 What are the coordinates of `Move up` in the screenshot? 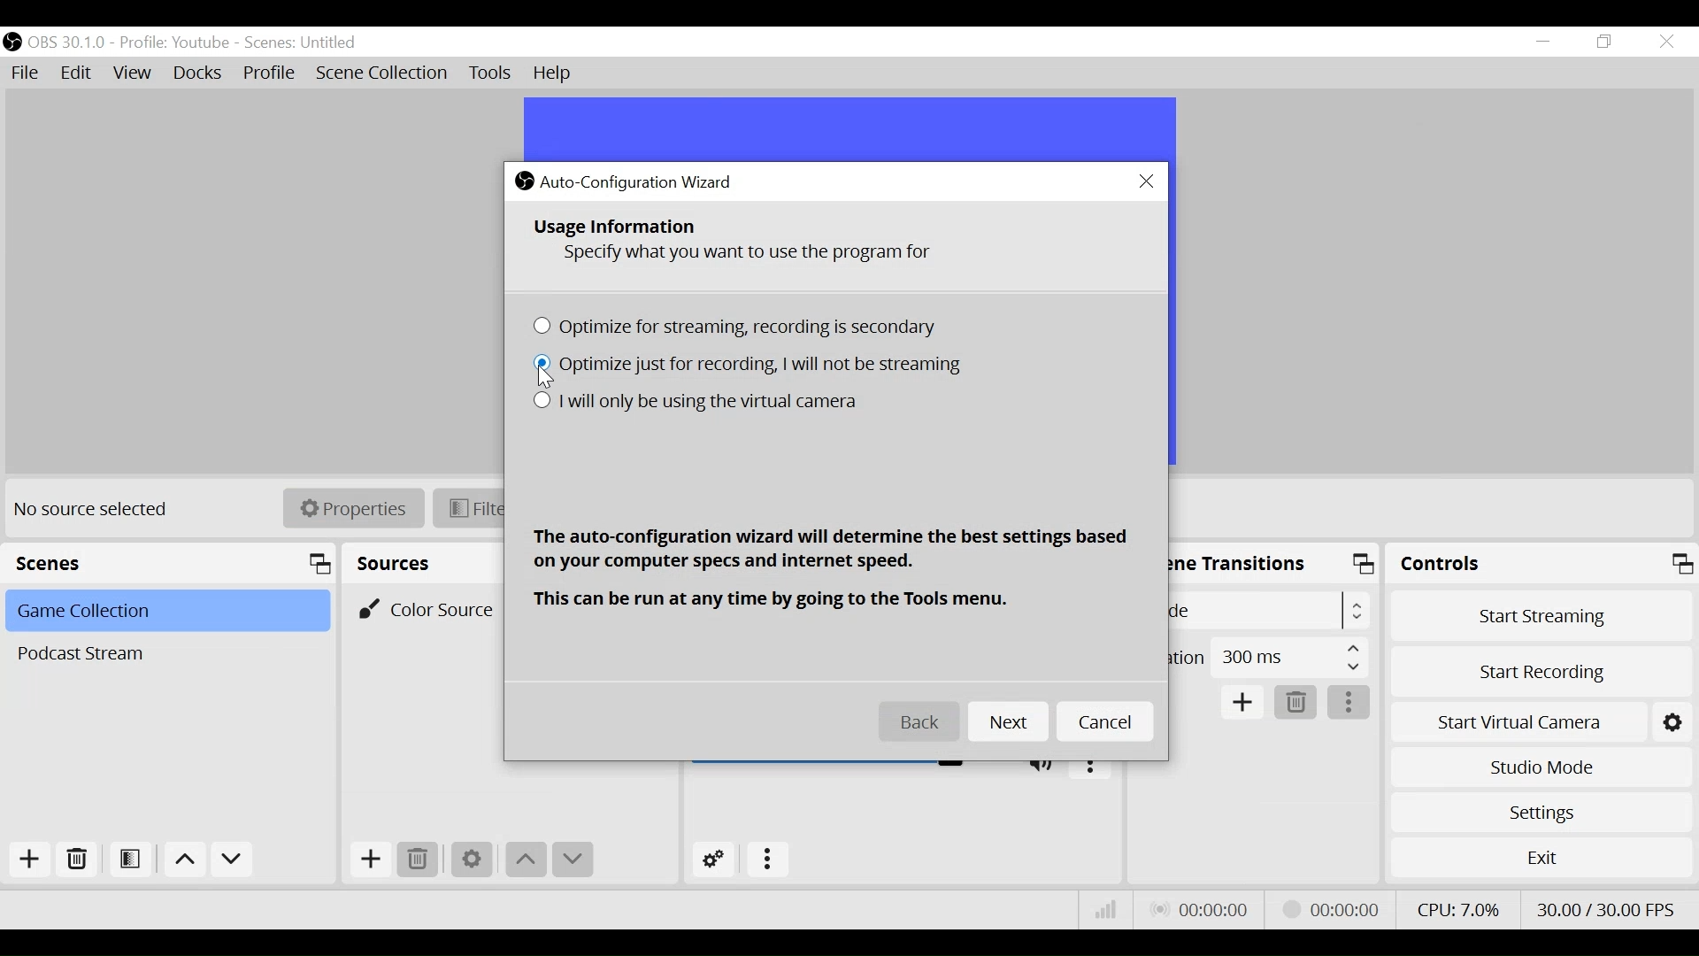 It's located at (182, 859).